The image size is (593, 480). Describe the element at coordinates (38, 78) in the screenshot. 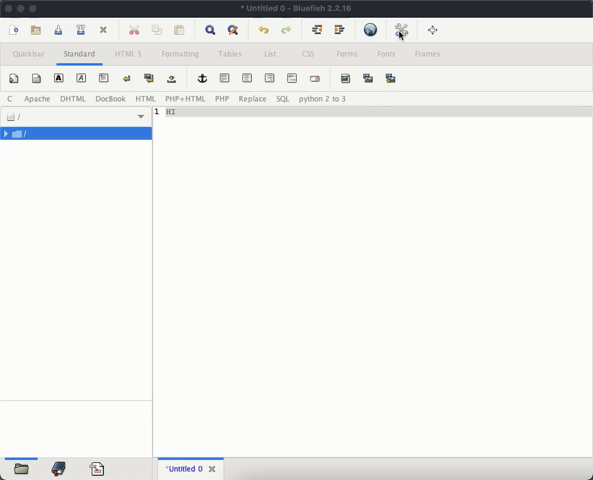

I see `body` at that location.